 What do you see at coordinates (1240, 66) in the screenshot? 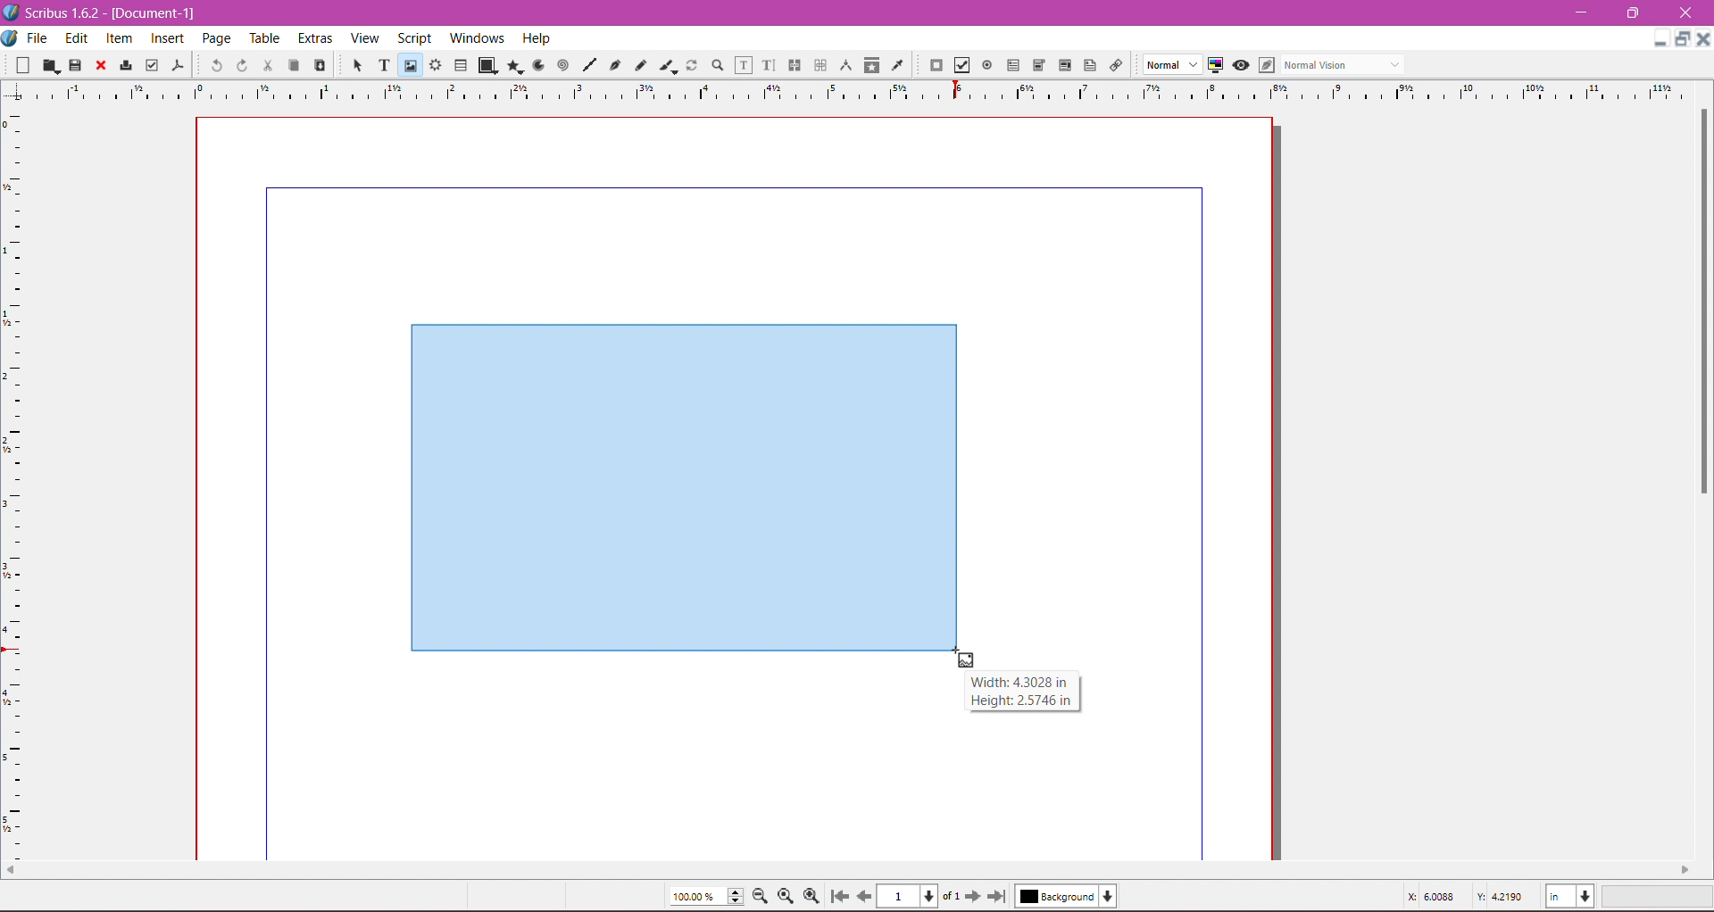
I see `Preview Mode` at bounding box center [1240, 66].